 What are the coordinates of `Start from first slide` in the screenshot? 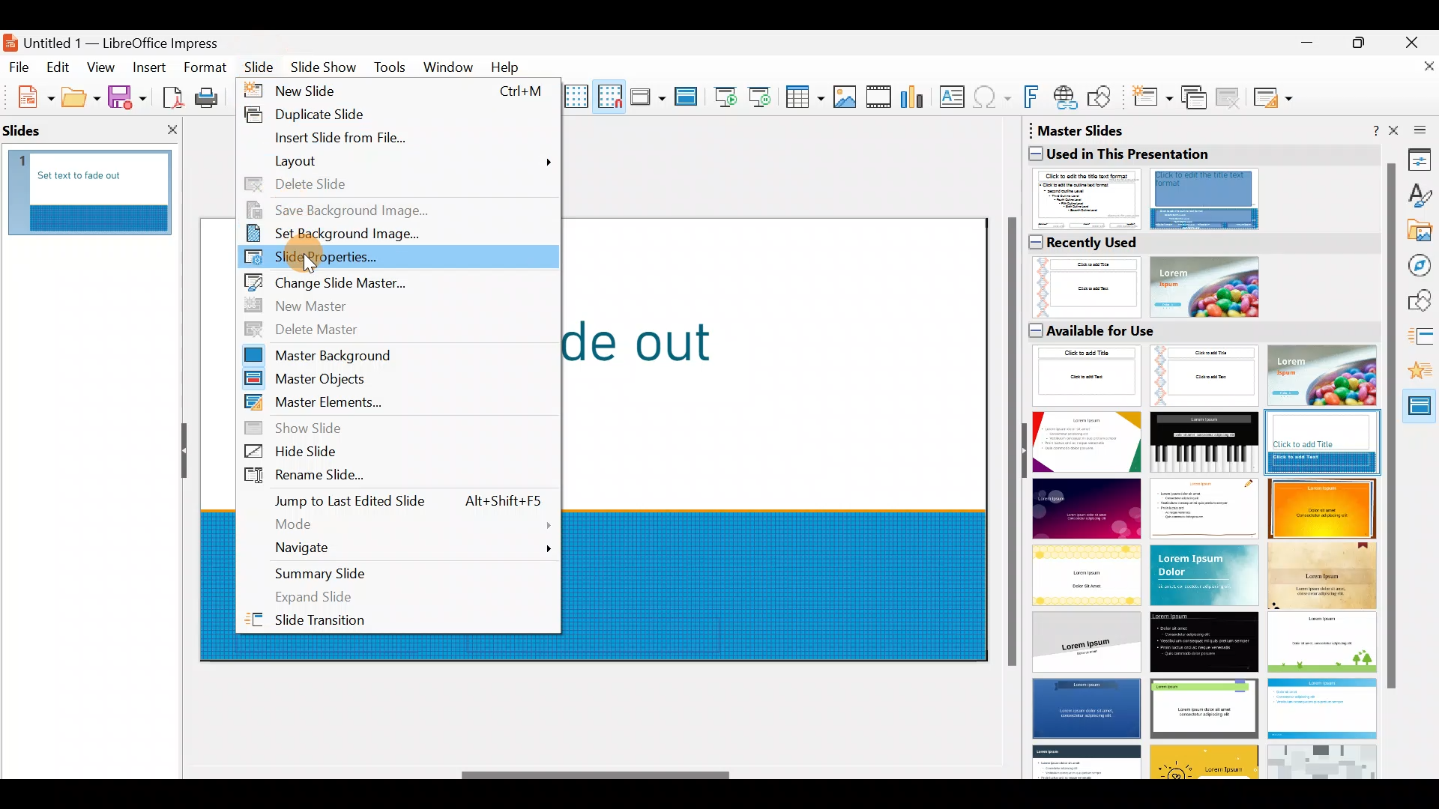 It's located at (725, 95).